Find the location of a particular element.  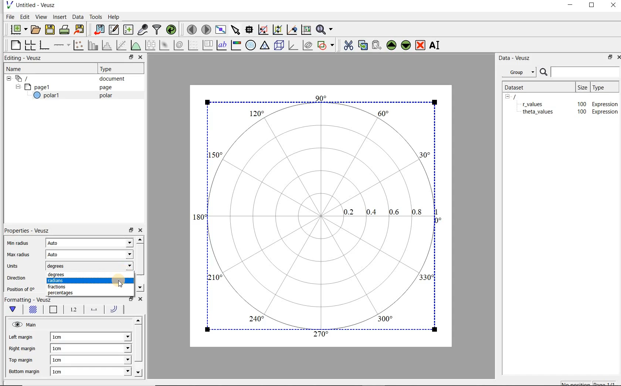

Bottom margin dropdown is located at coordinates (112, 371).